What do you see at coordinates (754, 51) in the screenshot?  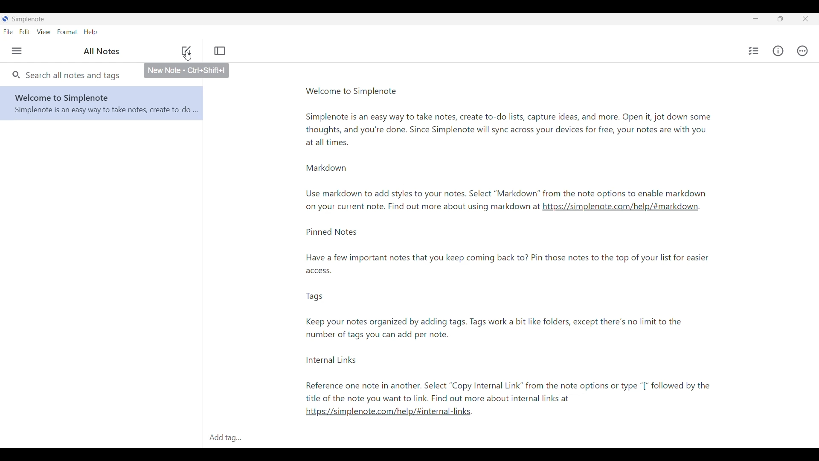 I see `Insert checklist` at bounding box center [754, 51].